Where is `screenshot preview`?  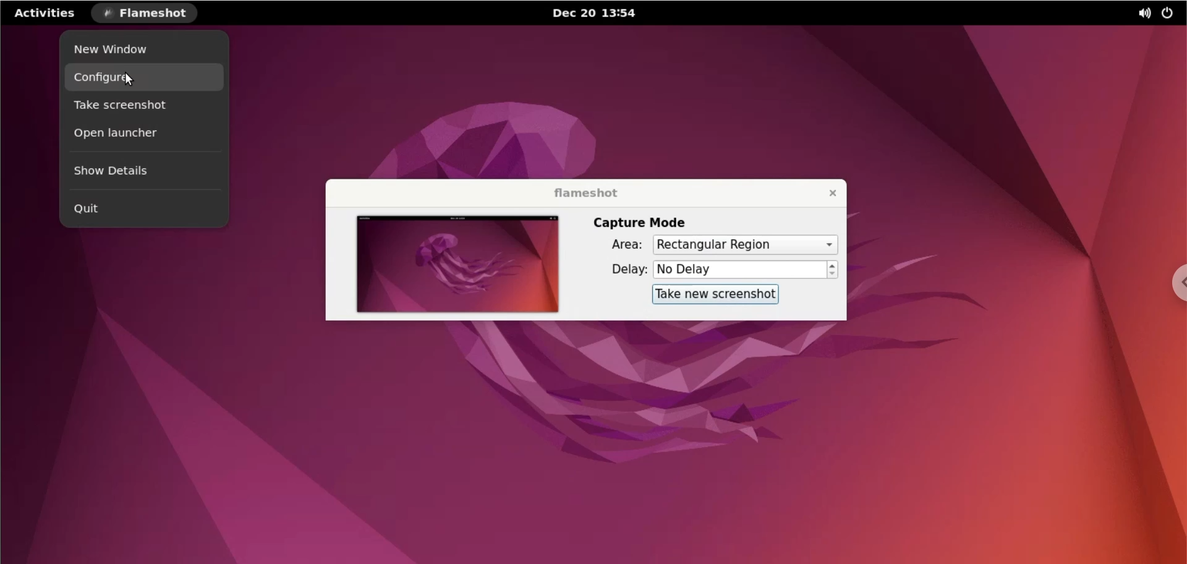
screenshot preview is located at coordinates (451, 264).